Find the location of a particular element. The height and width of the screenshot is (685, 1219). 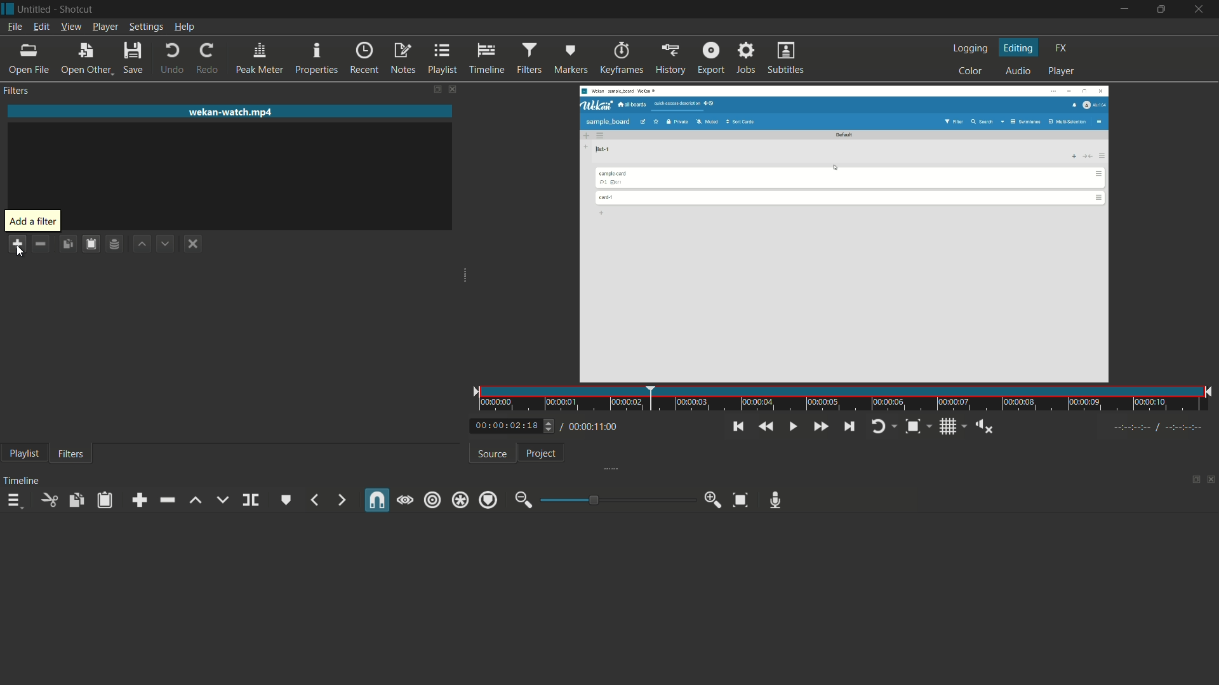

toggle play or pause is located at coordinates (792, 427).